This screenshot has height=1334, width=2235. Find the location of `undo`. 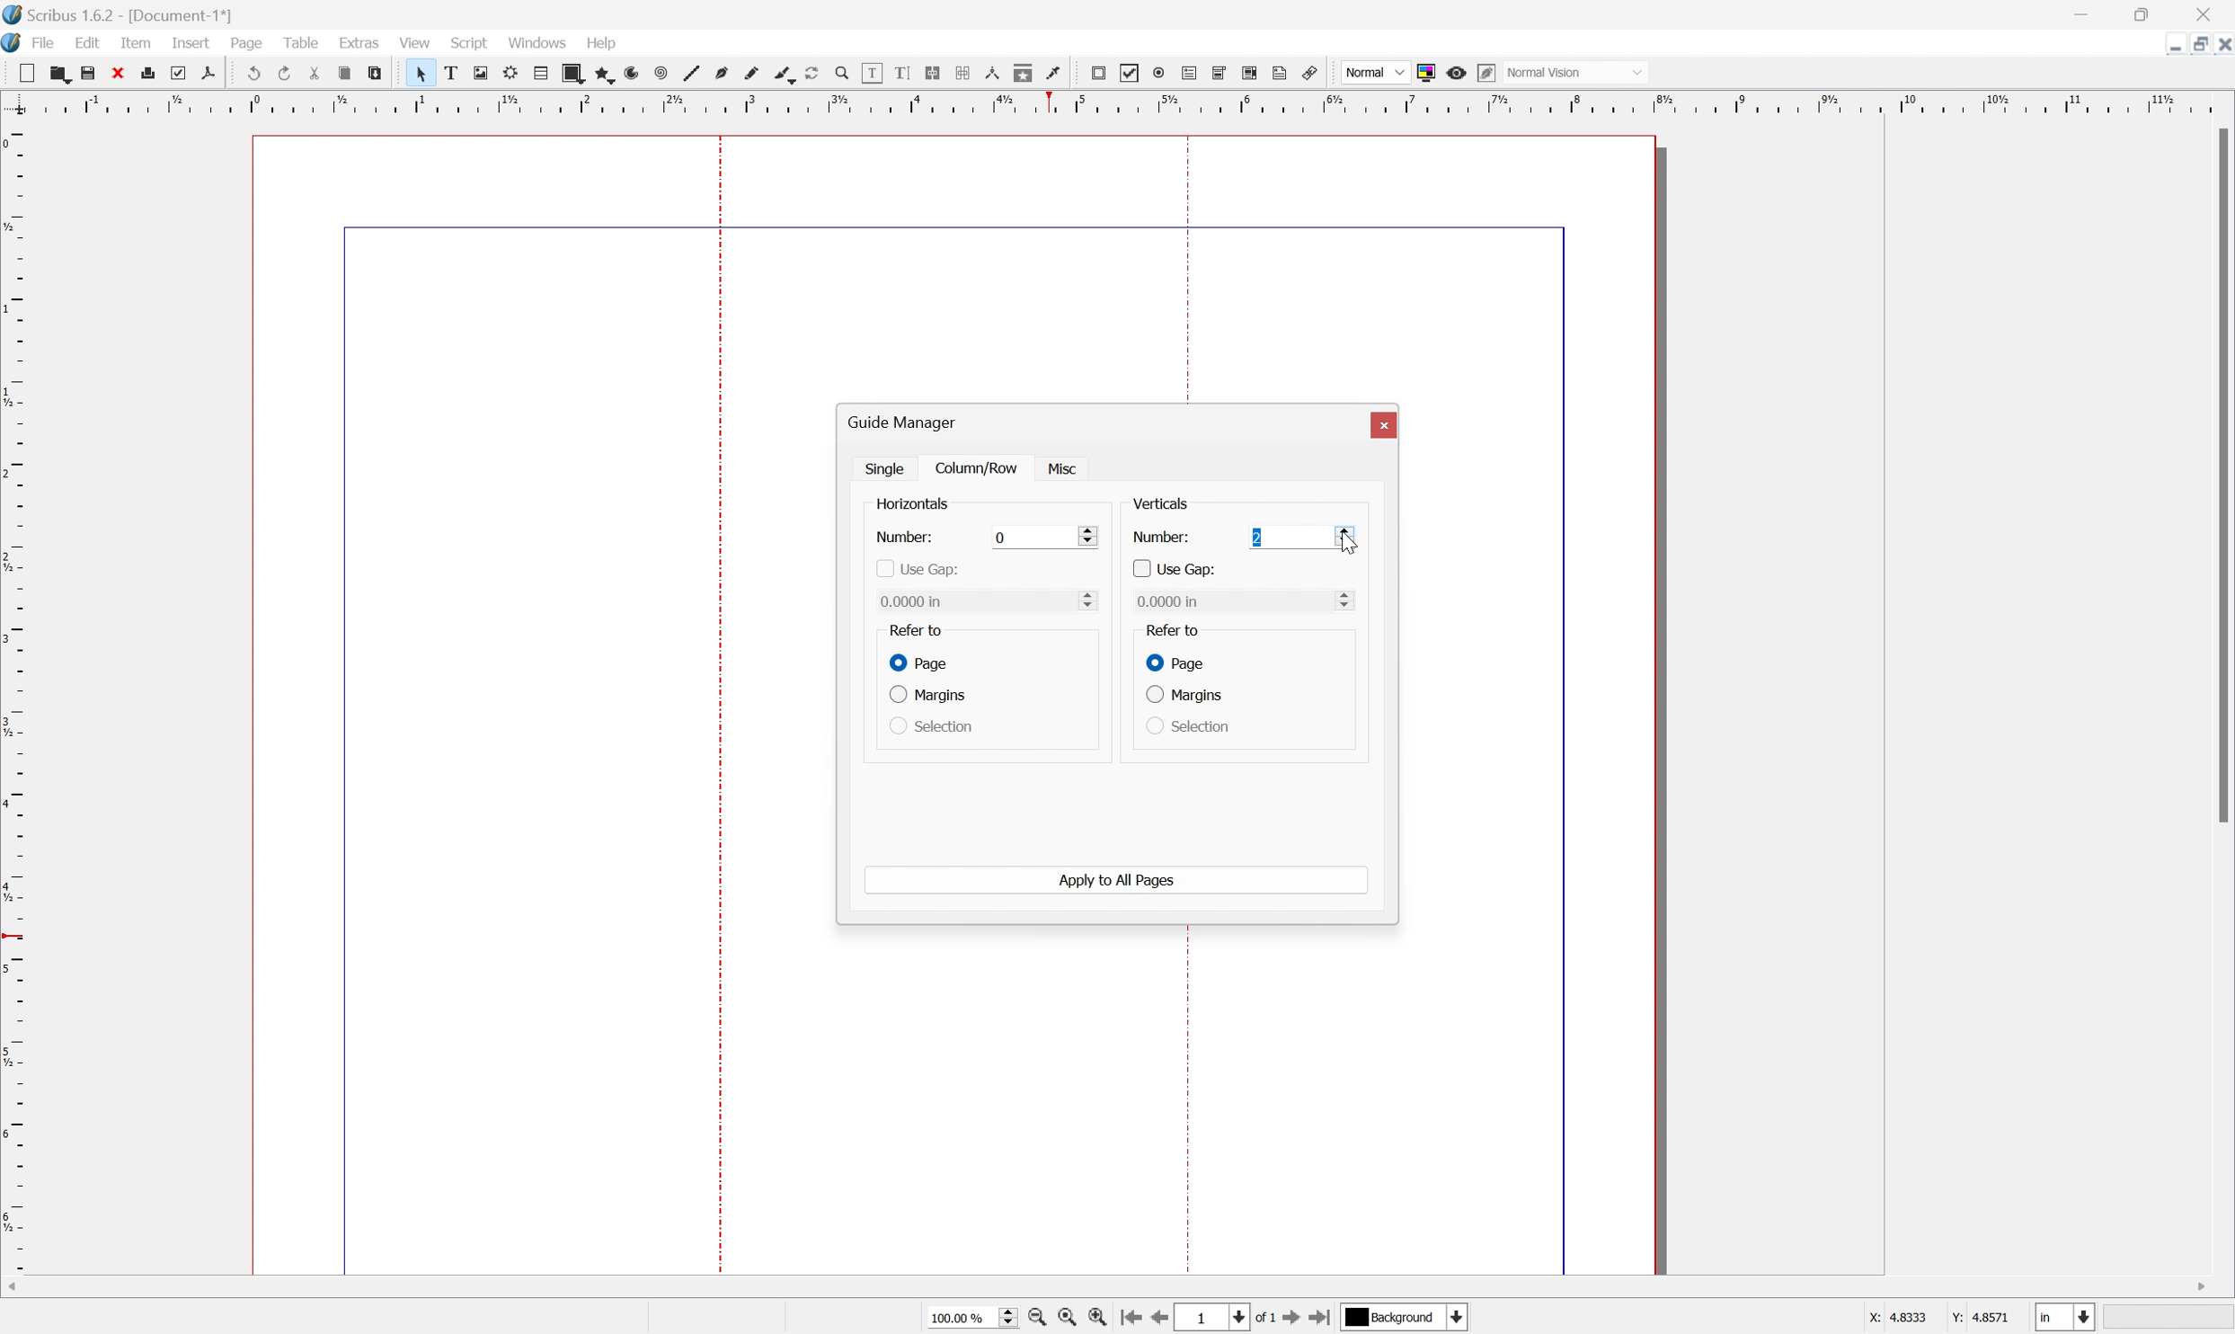

undo is located at coordinates (250, 70).